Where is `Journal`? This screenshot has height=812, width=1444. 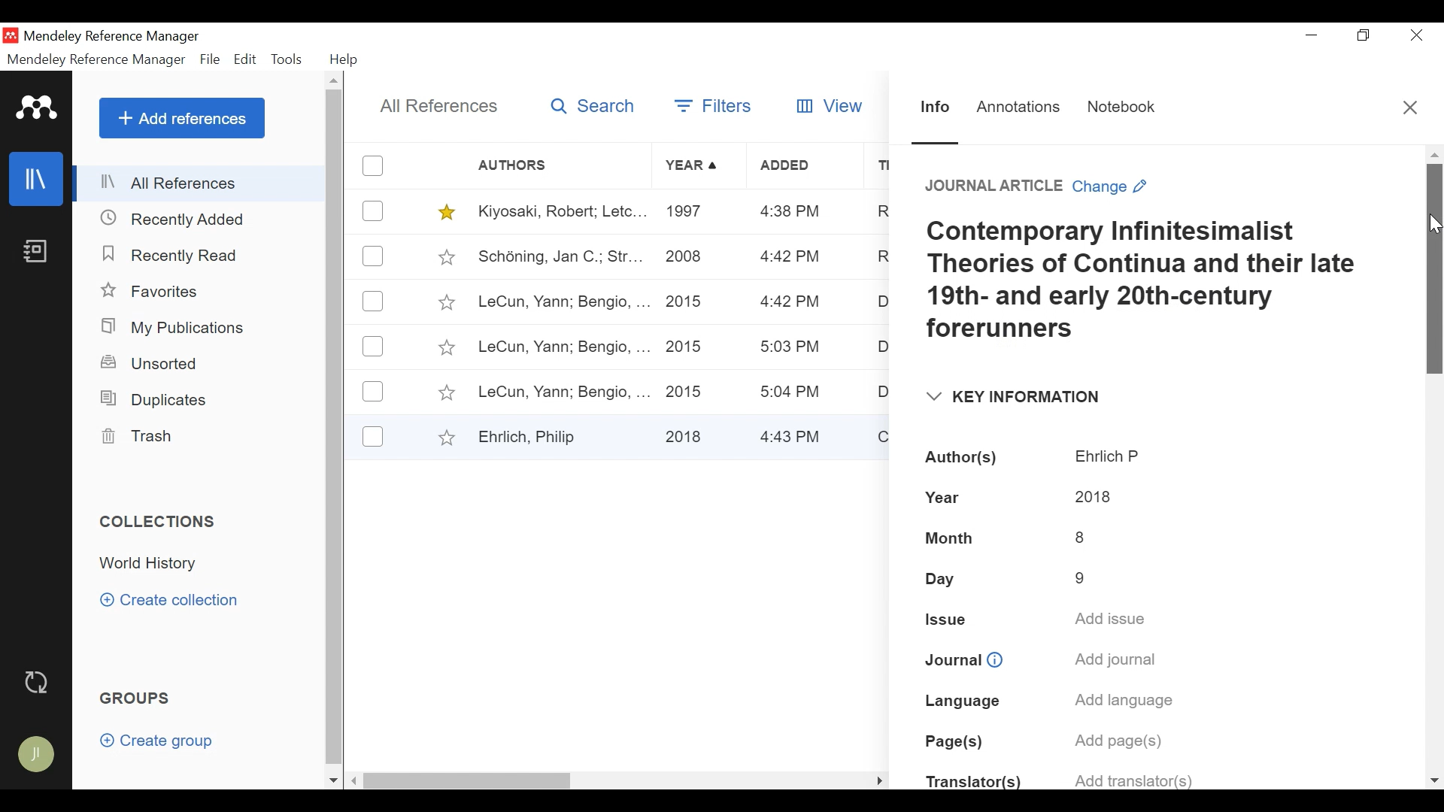 Journal is located at coordinates (950, 657).